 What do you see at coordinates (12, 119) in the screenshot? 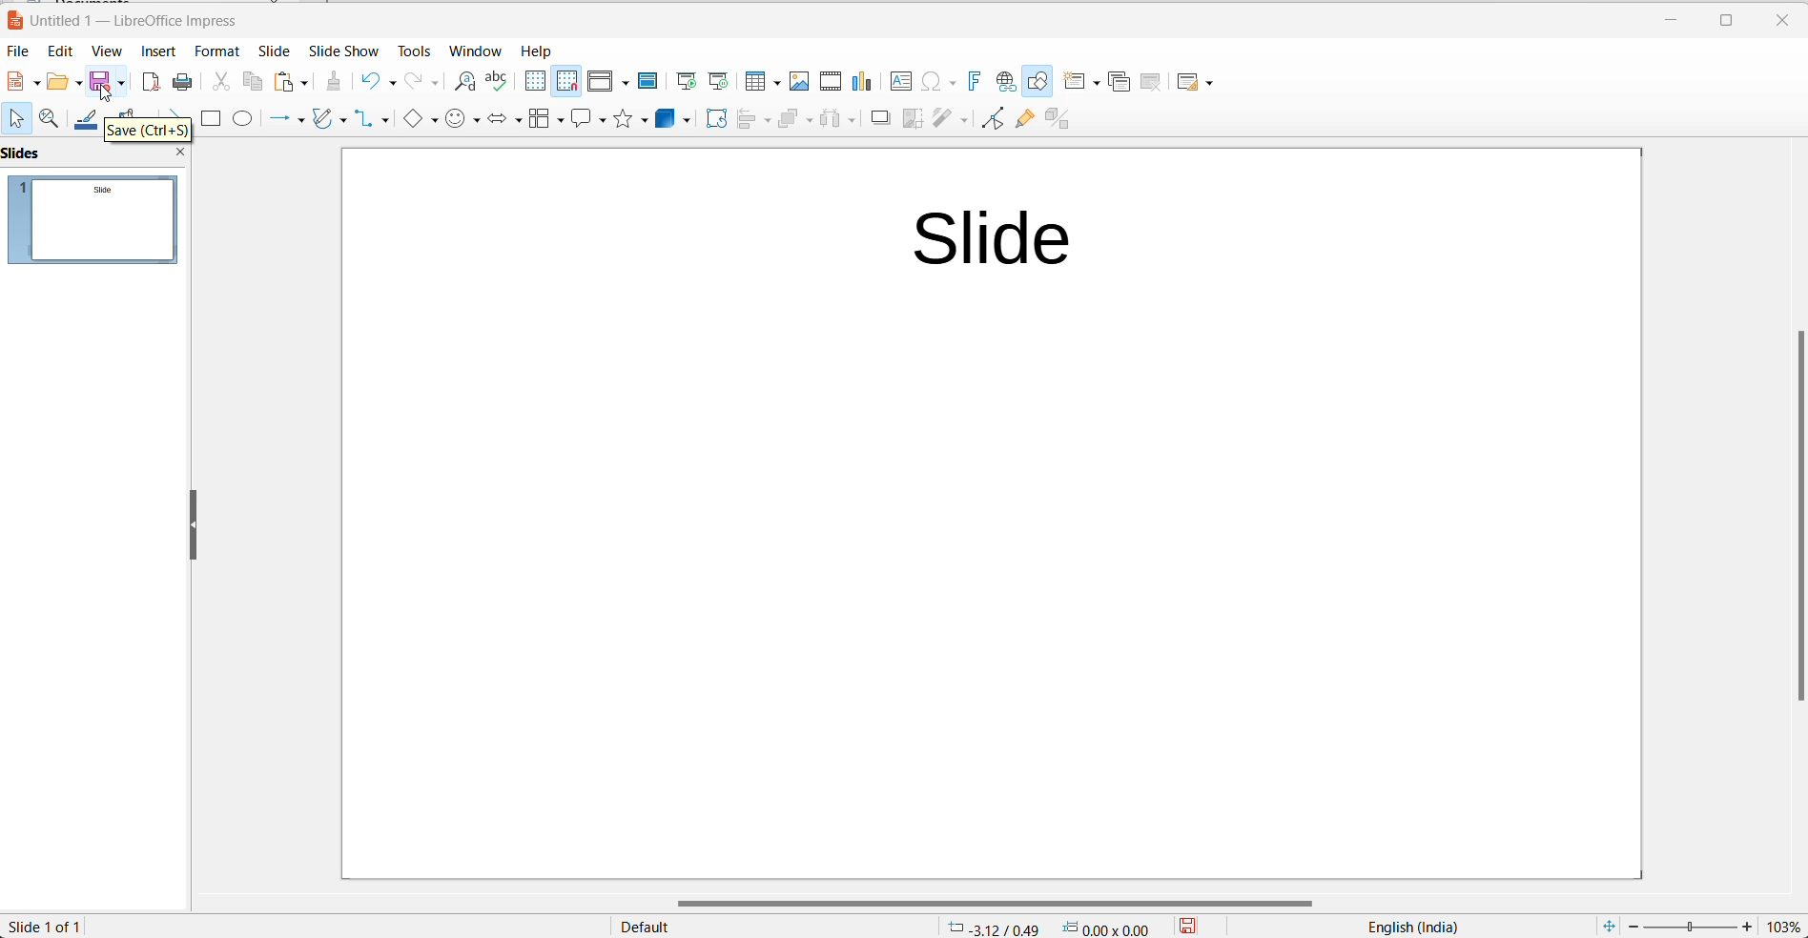
I see `select` at bounding box center [12, 119].